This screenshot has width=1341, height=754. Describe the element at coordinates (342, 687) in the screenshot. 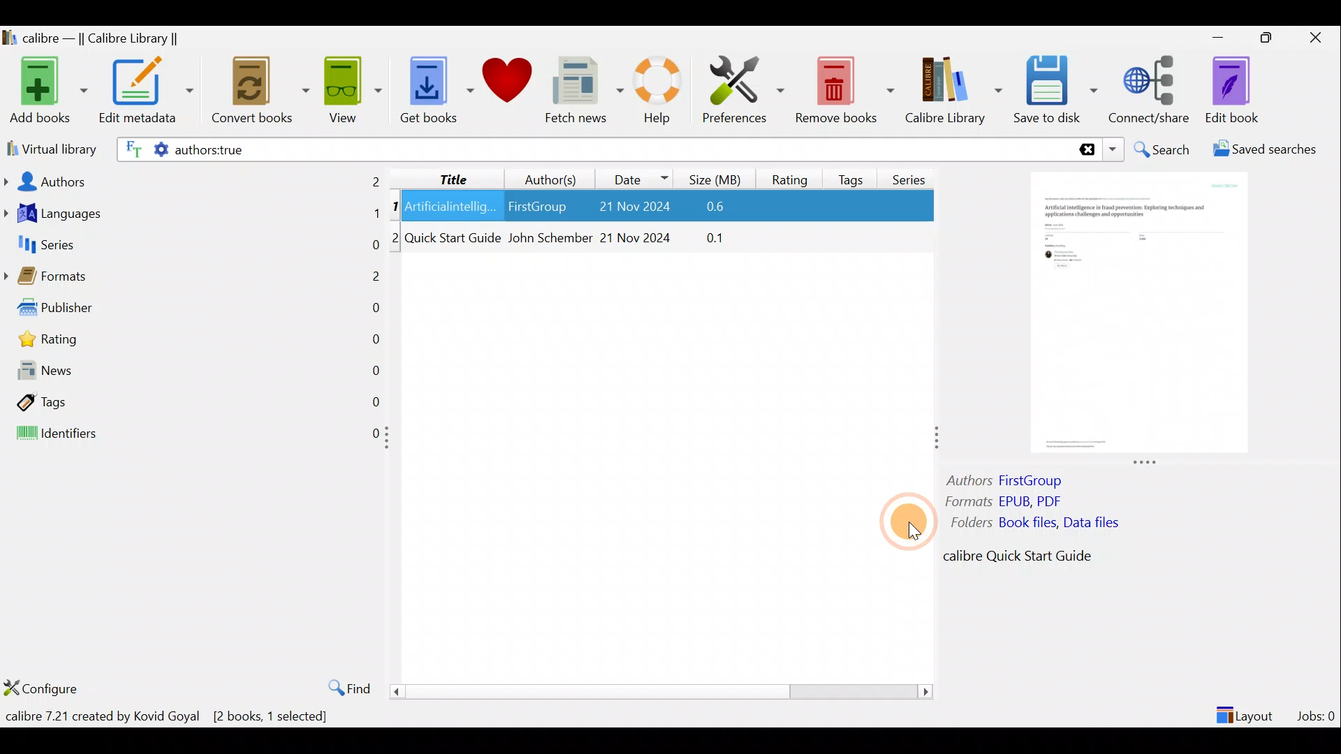

I see `Find` at that location.